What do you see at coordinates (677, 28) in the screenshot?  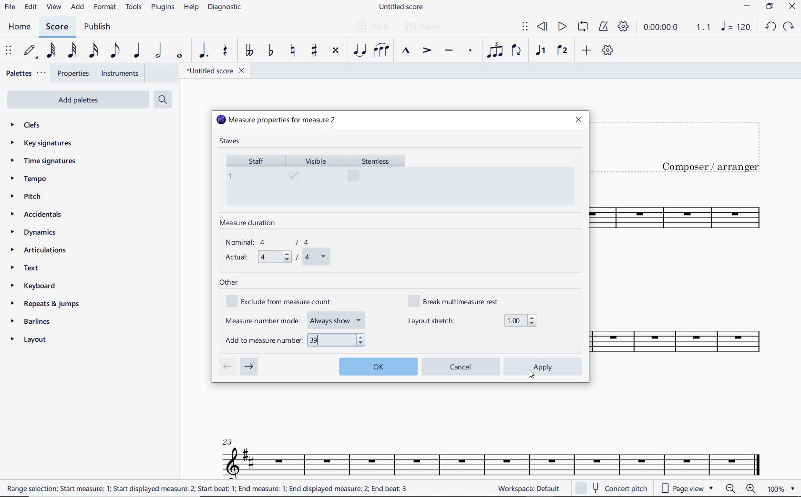 I see `PLAY SPEED` at bounding box center [677, 28].